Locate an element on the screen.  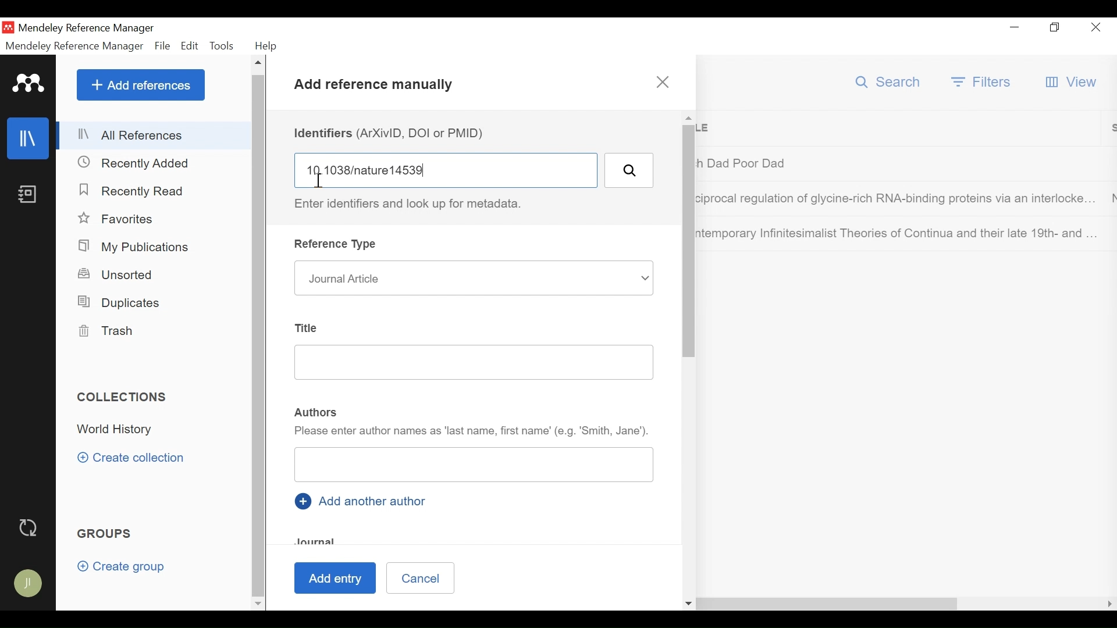
Enter Identifiers and look up to metadata is located at coordinates (412, 204).